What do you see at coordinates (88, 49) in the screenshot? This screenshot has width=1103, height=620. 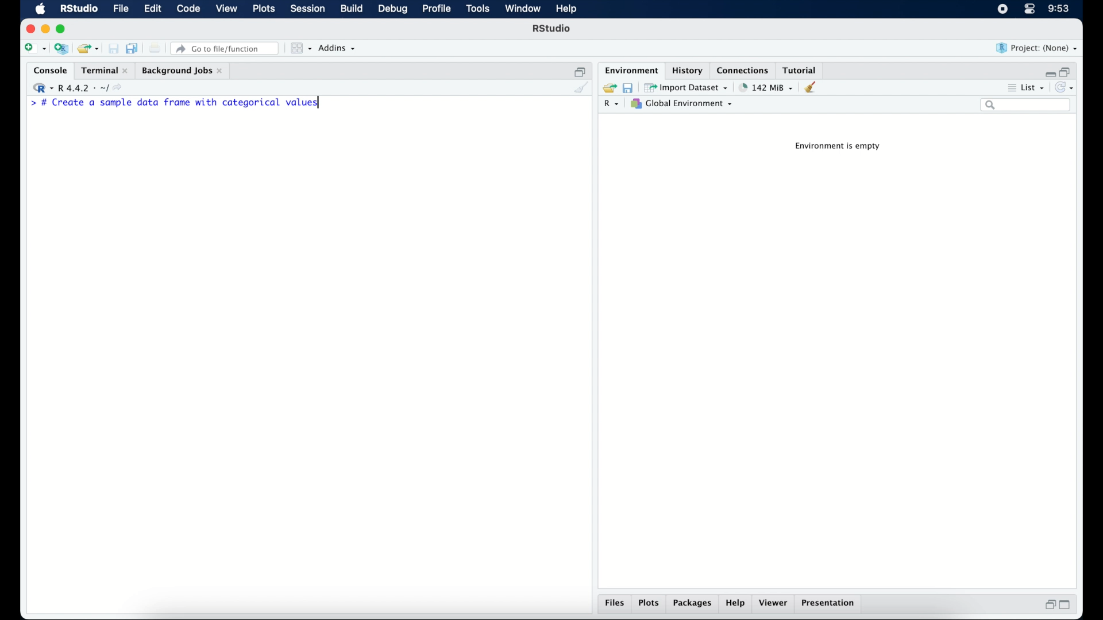 I see `open an existing project` at bounding box center [88, 49].